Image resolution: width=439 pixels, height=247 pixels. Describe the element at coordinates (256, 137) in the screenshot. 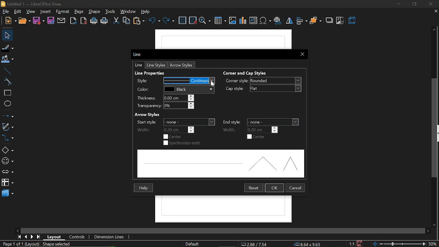

I see `end center` at that location.